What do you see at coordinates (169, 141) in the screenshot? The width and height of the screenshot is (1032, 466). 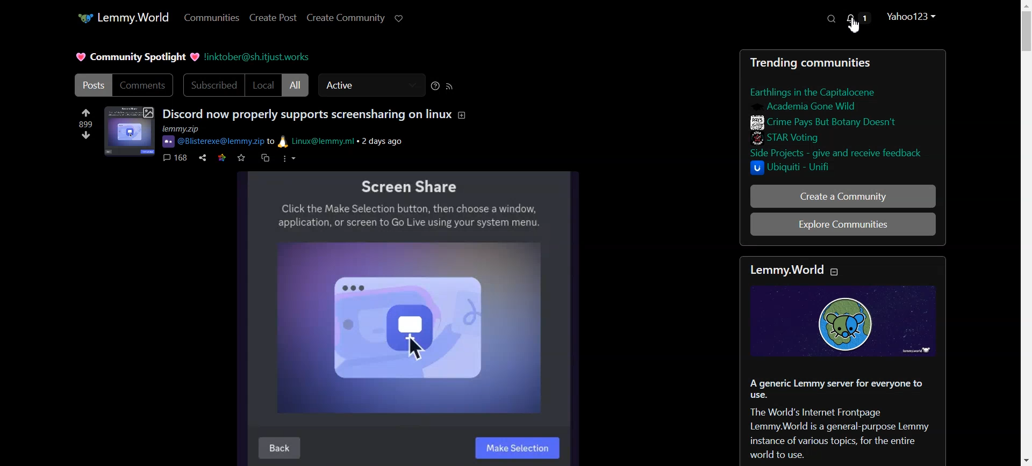 I see `logo` at bounding box center [169, 141].